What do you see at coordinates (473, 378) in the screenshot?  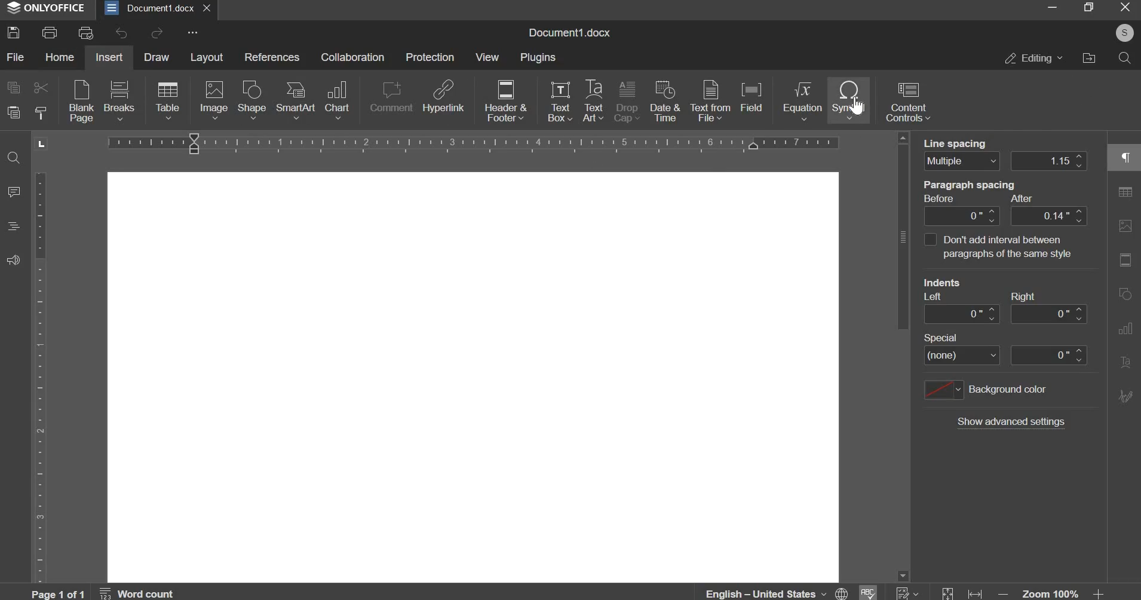 I see `document` at bounding box center [473, 378].